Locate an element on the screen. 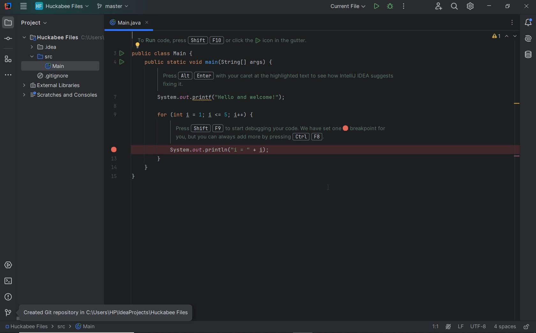  project file name is located at coordinates (61, 6).